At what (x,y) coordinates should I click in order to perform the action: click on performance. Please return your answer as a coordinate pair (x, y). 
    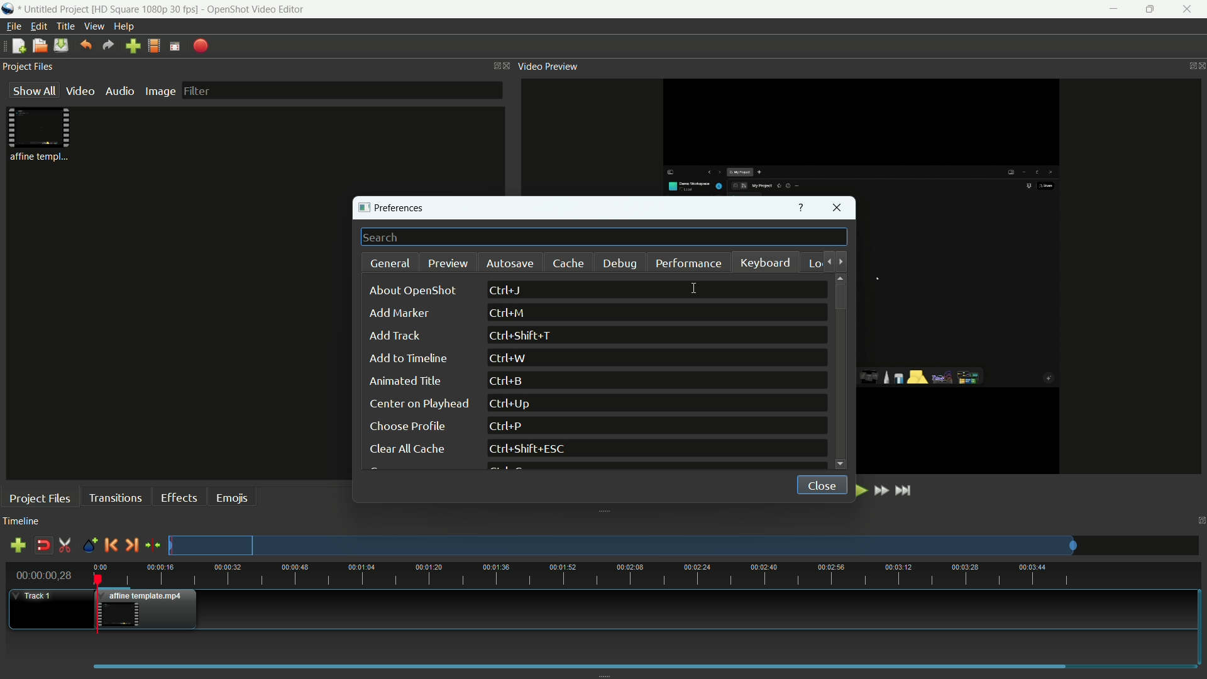
    Looking at the image, I should click on (688, 263).